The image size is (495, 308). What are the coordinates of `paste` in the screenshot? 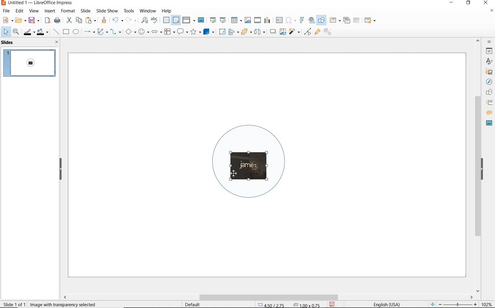 It's located at (91, 20).